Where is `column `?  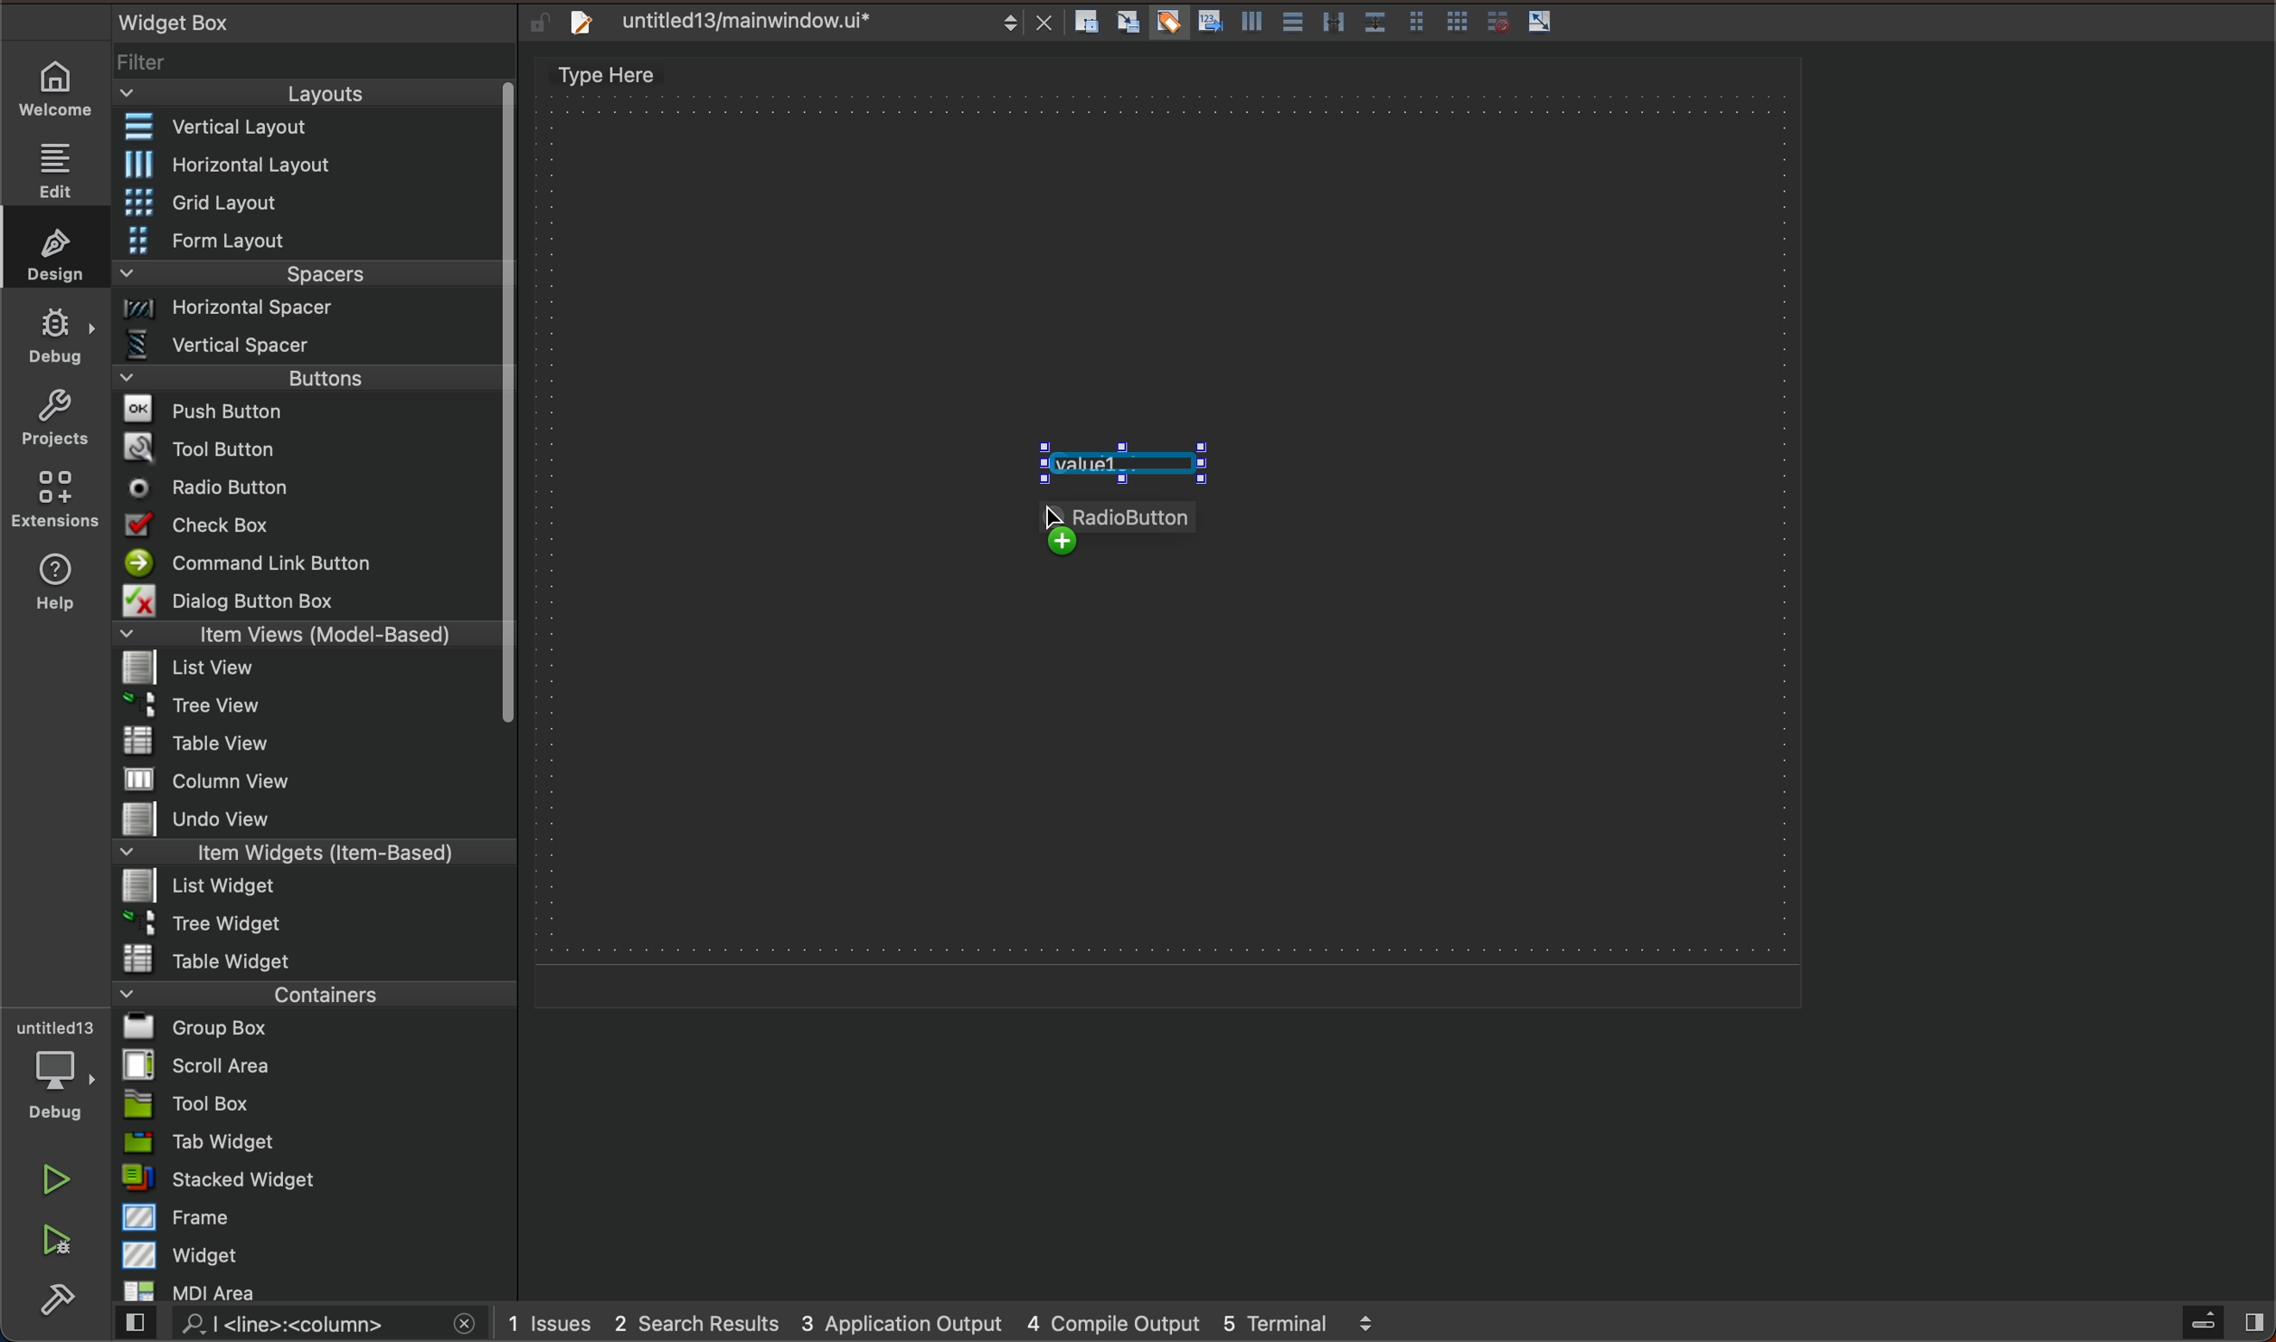 column  is located at coordinates (316, 778).